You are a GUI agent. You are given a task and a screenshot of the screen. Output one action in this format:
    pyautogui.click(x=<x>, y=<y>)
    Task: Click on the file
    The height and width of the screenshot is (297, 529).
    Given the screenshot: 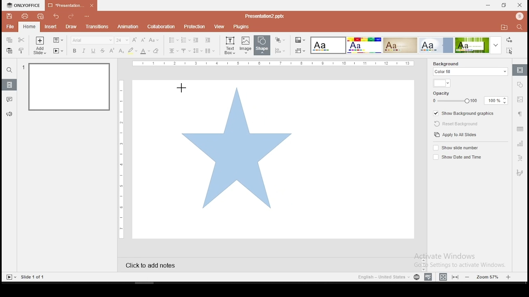 What is the action you would take?
    pyautogui.click(x=11, y=26)
    